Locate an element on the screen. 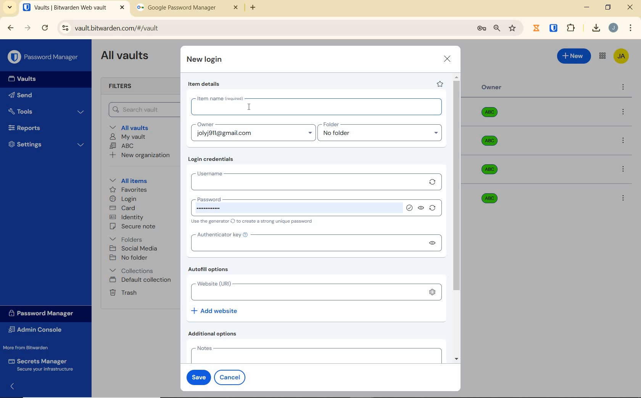 This screenshot has width=641, height=398. alink is located at coordinates (433, 291).